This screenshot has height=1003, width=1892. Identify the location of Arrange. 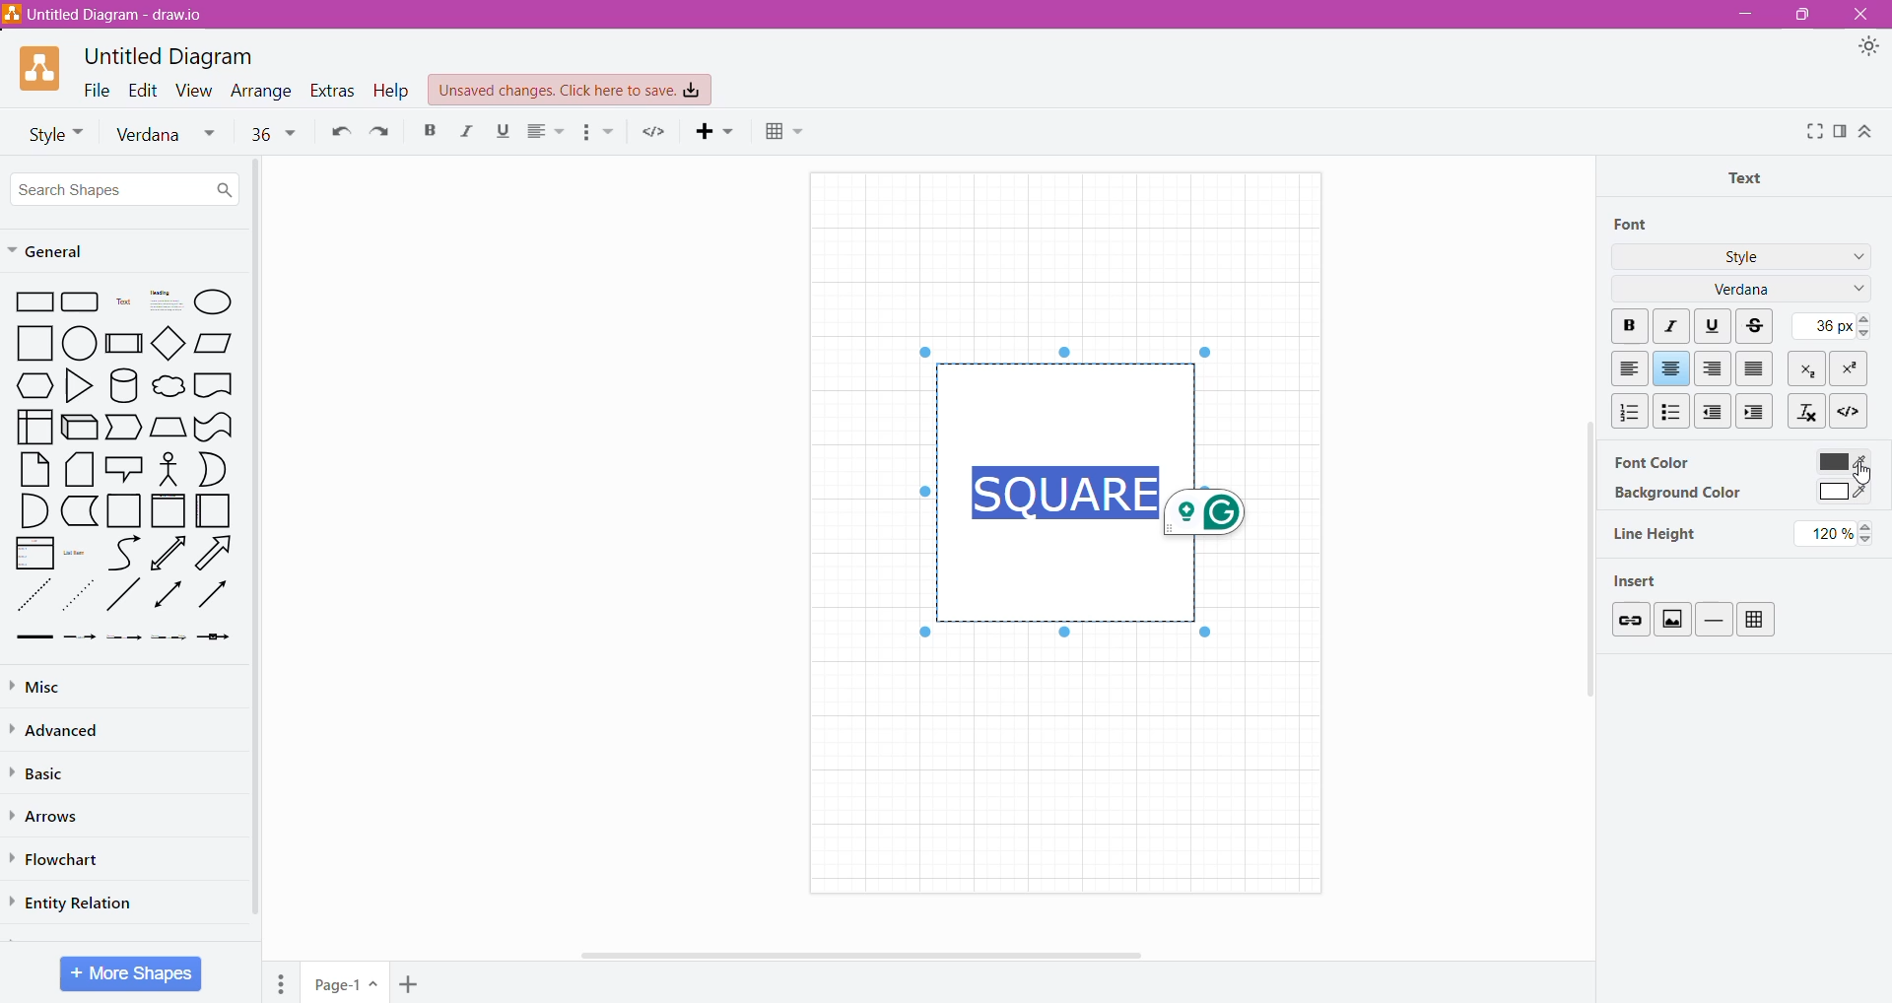
(263, 91).